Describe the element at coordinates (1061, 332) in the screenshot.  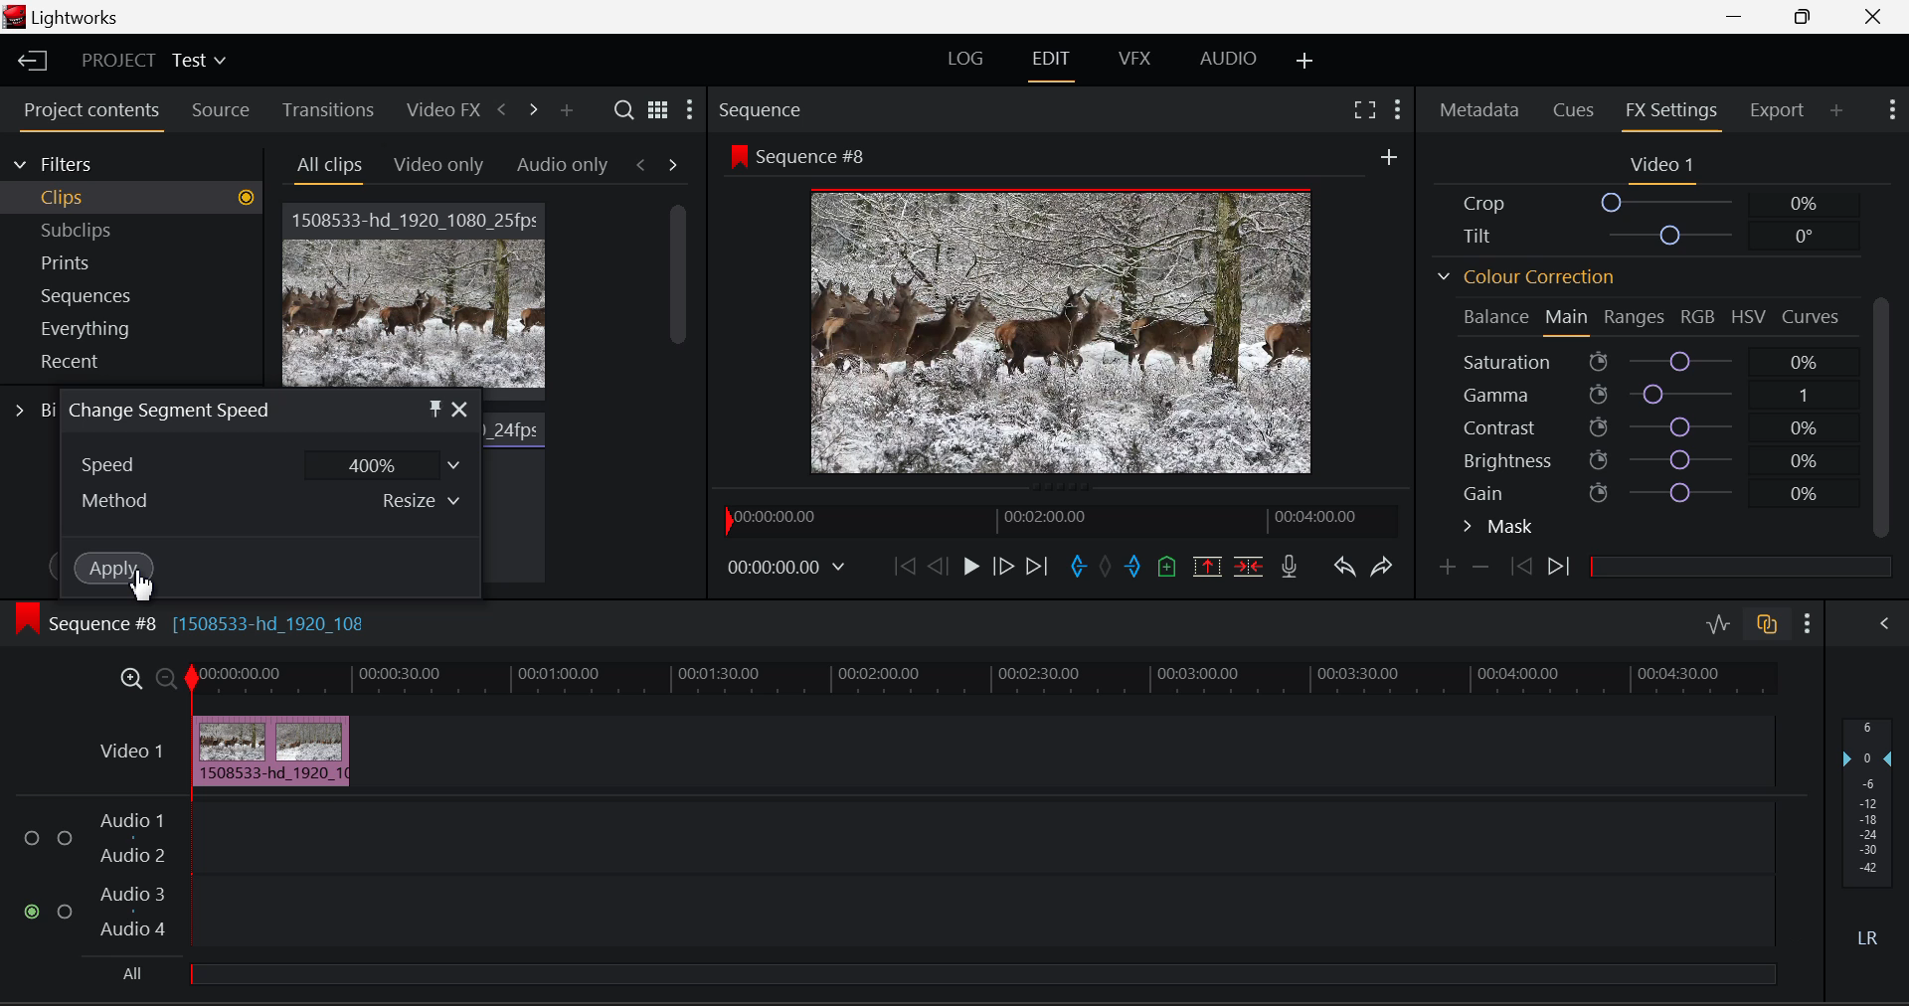
I see `Sequence #8 Video Preview` at that location.